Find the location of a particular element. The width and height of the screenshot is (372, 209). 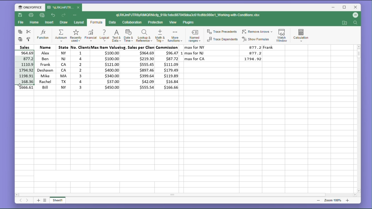

avg.sales per clients is located at coordinates (139, 68).